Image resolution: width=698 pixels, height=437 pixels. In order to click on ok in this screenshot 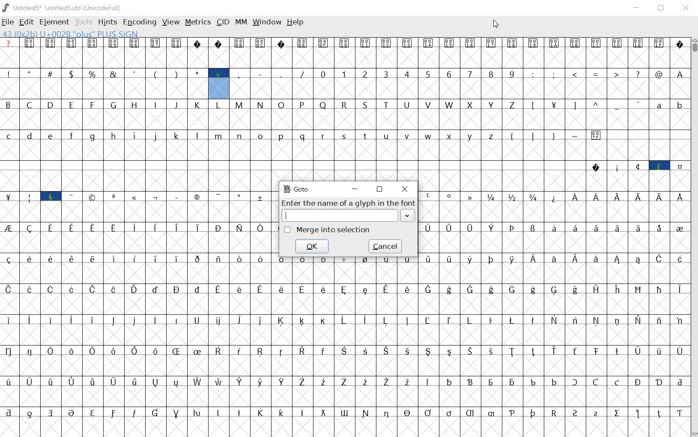, I will do `click(314, 247)`.